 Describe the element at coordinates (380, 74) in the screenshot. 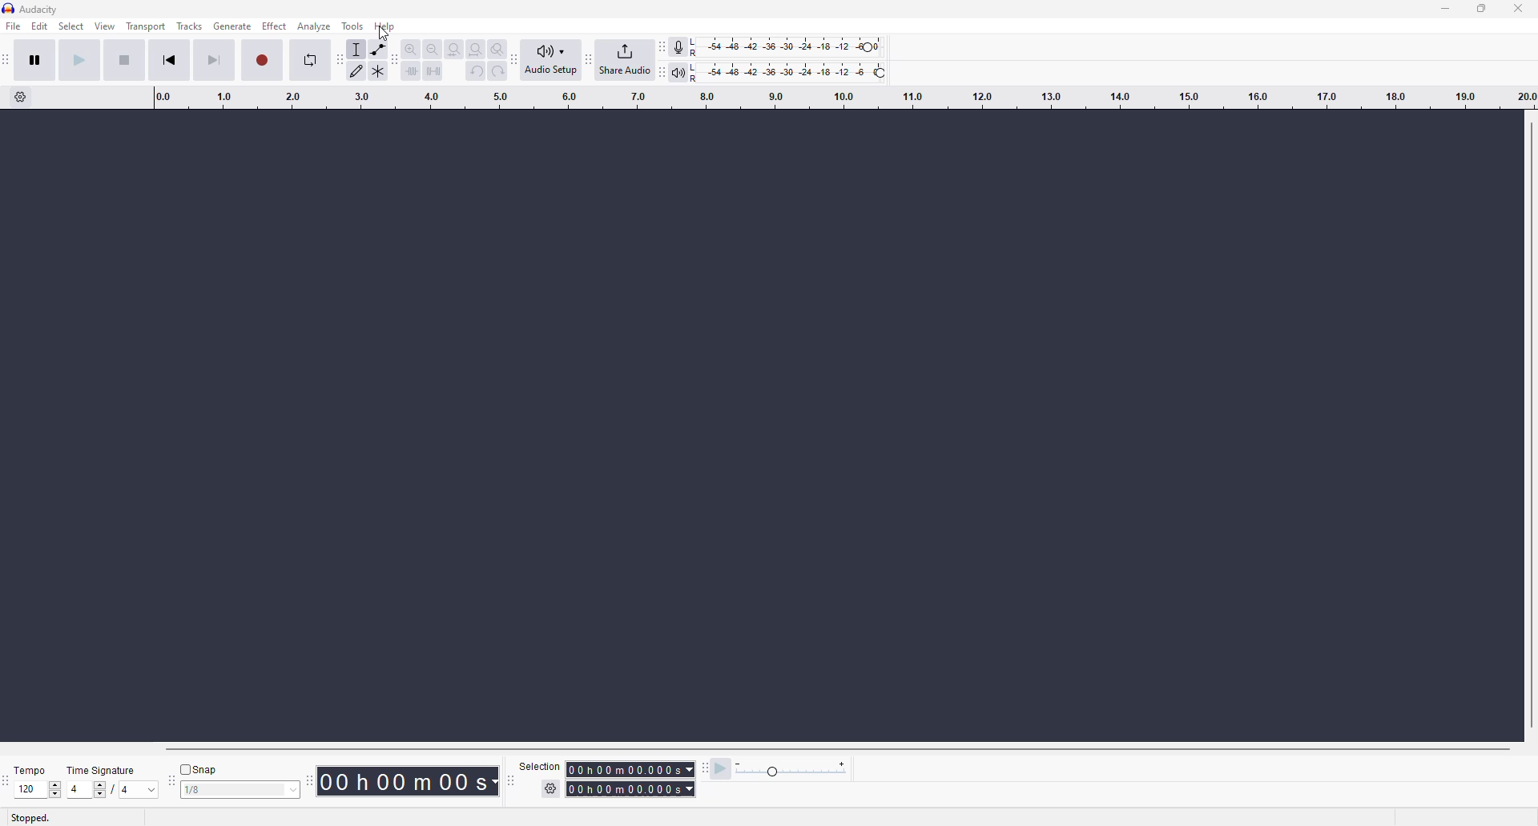

I see `multi tool` at that location.